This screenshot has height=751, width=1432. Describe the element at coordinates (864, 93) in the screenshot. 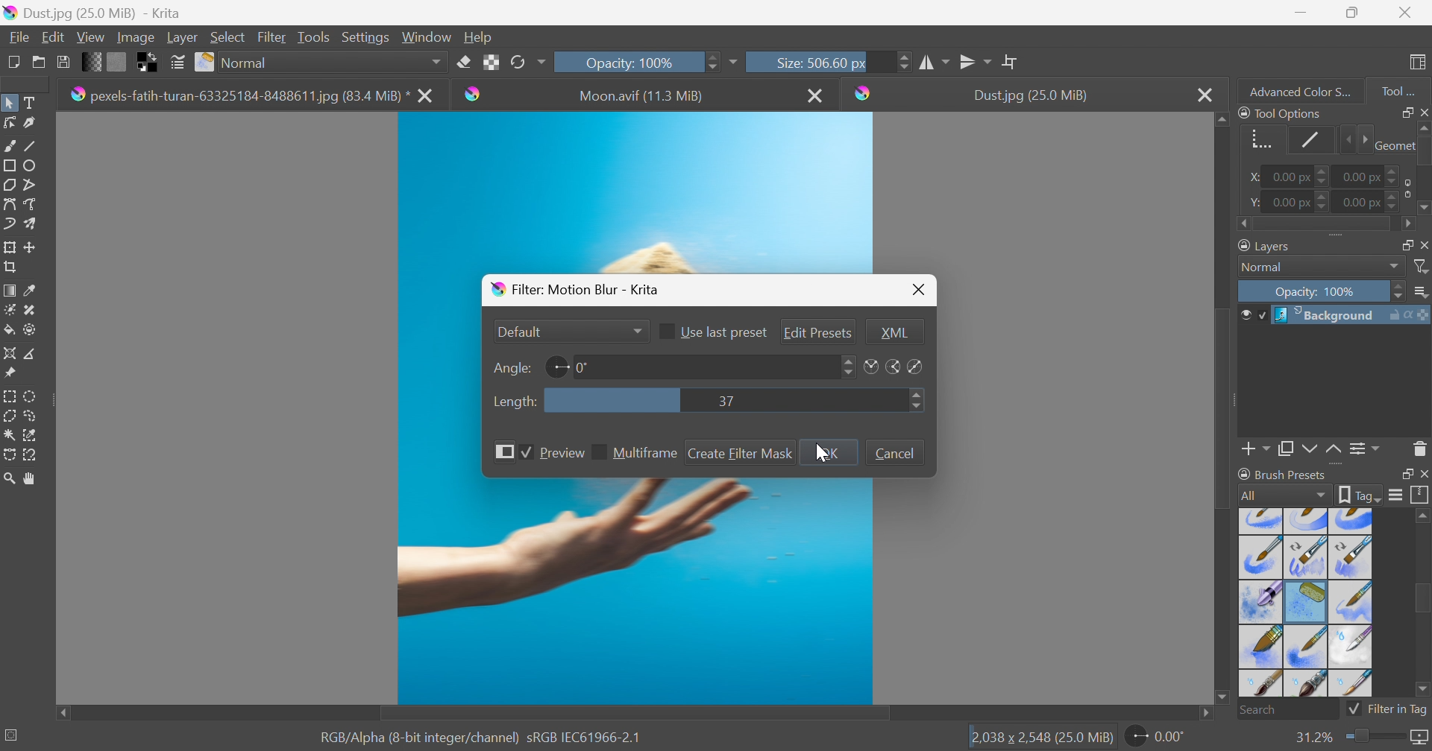

I see `Krita logo` at that location.